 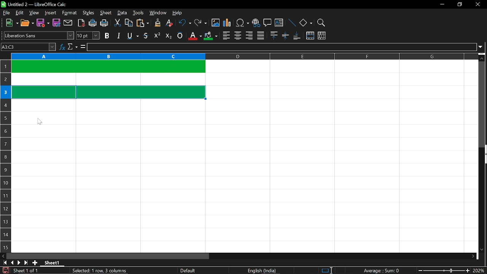 What do you see at coordinates (442, 4) in the screenshot?
I see `minimize` at bounding box center [442, 4].